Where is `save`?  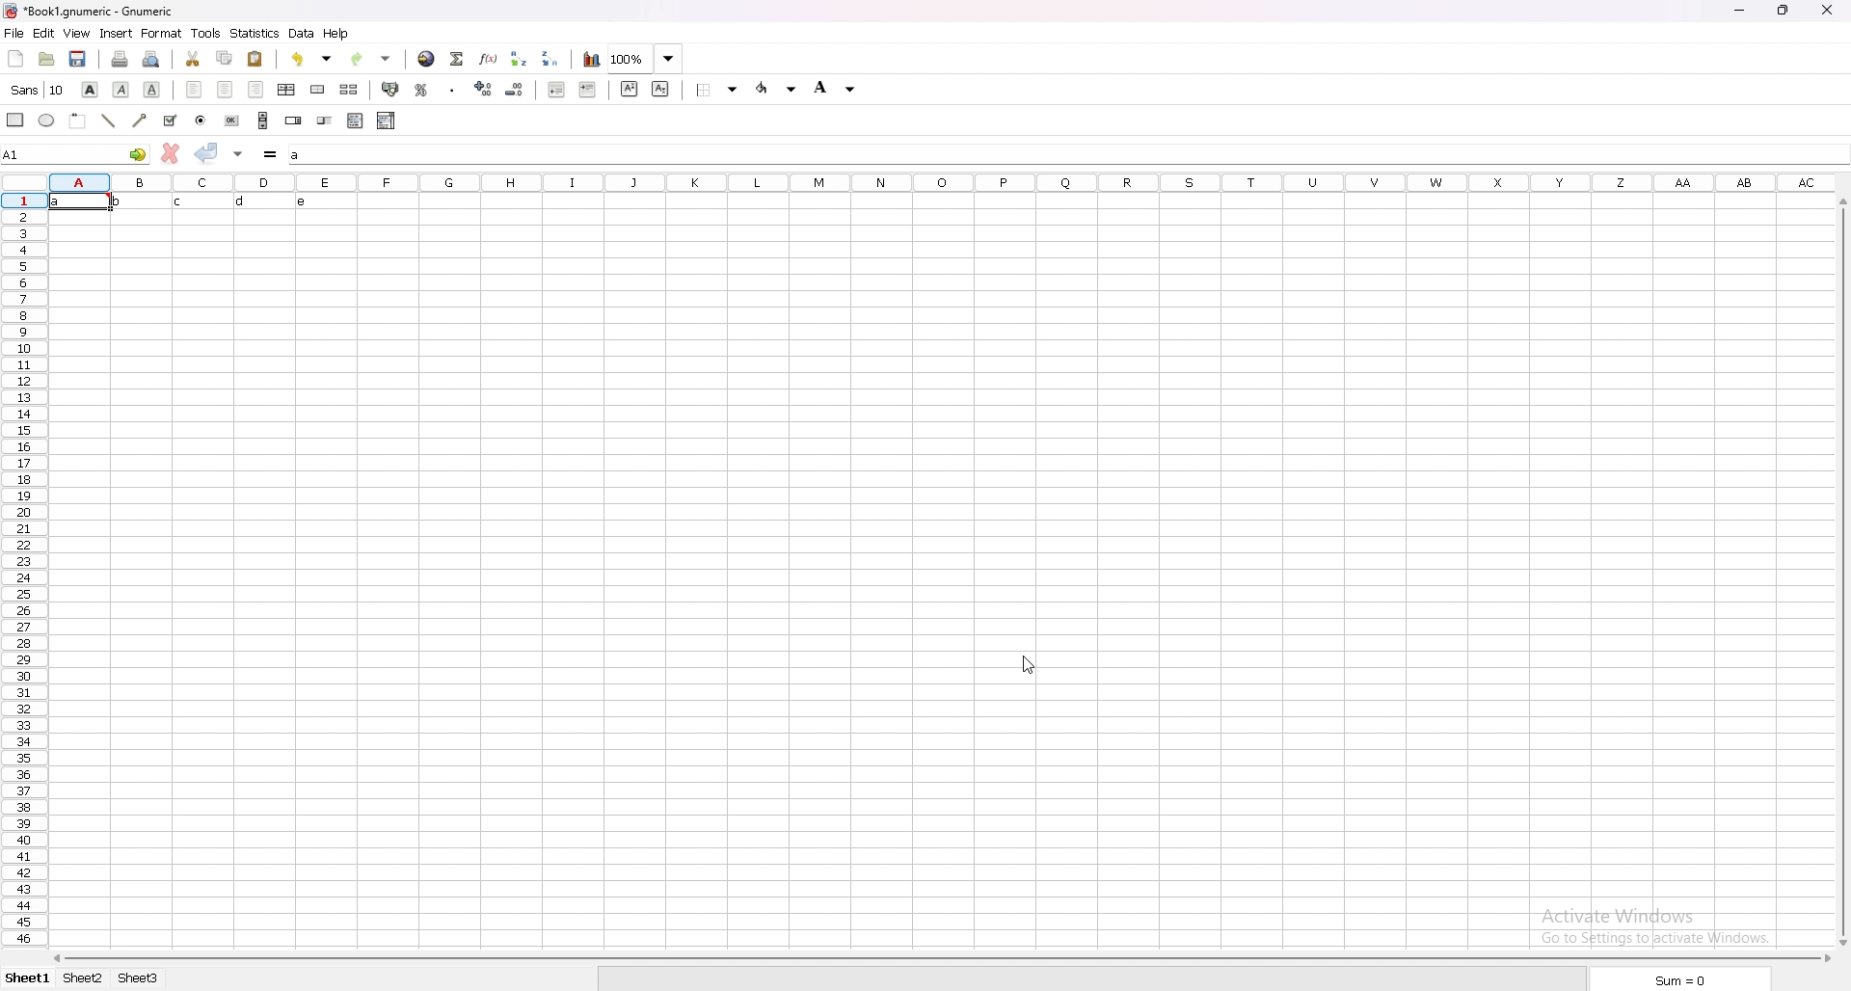 save is located at coordinates (79, 59).